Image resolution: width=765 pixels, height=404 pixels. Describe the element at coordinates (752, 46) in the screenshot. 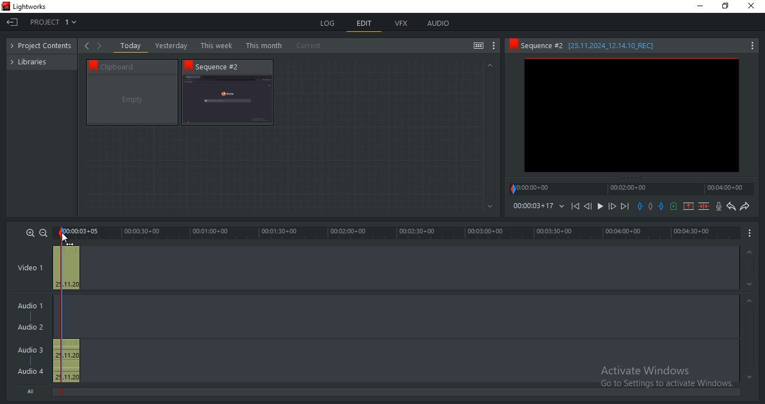

I see `Show settings menu` at that location.